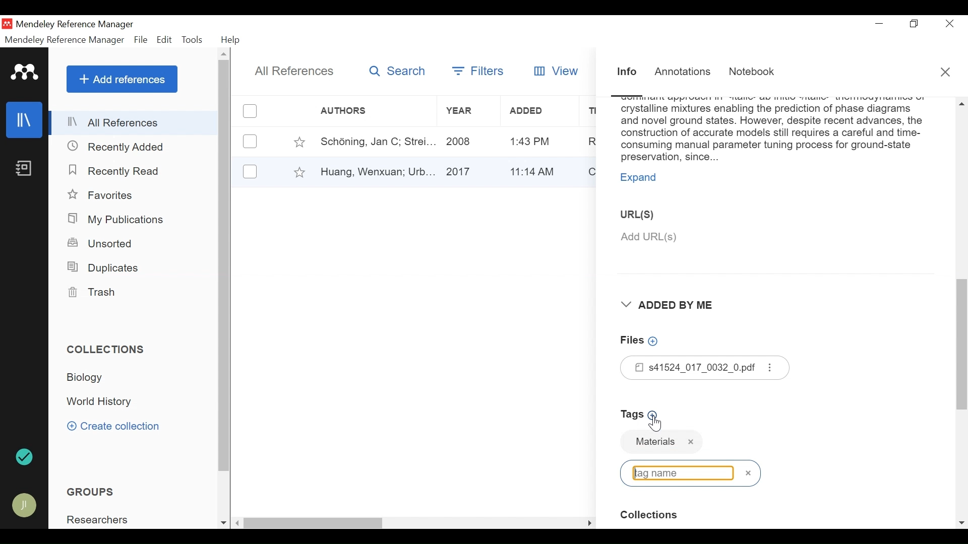 The width and height of the screenshot is (968, 544). What do you see at coordinates (691, 443) in the screenshot?
I see `Tag name` at bounding box center [691, 443].